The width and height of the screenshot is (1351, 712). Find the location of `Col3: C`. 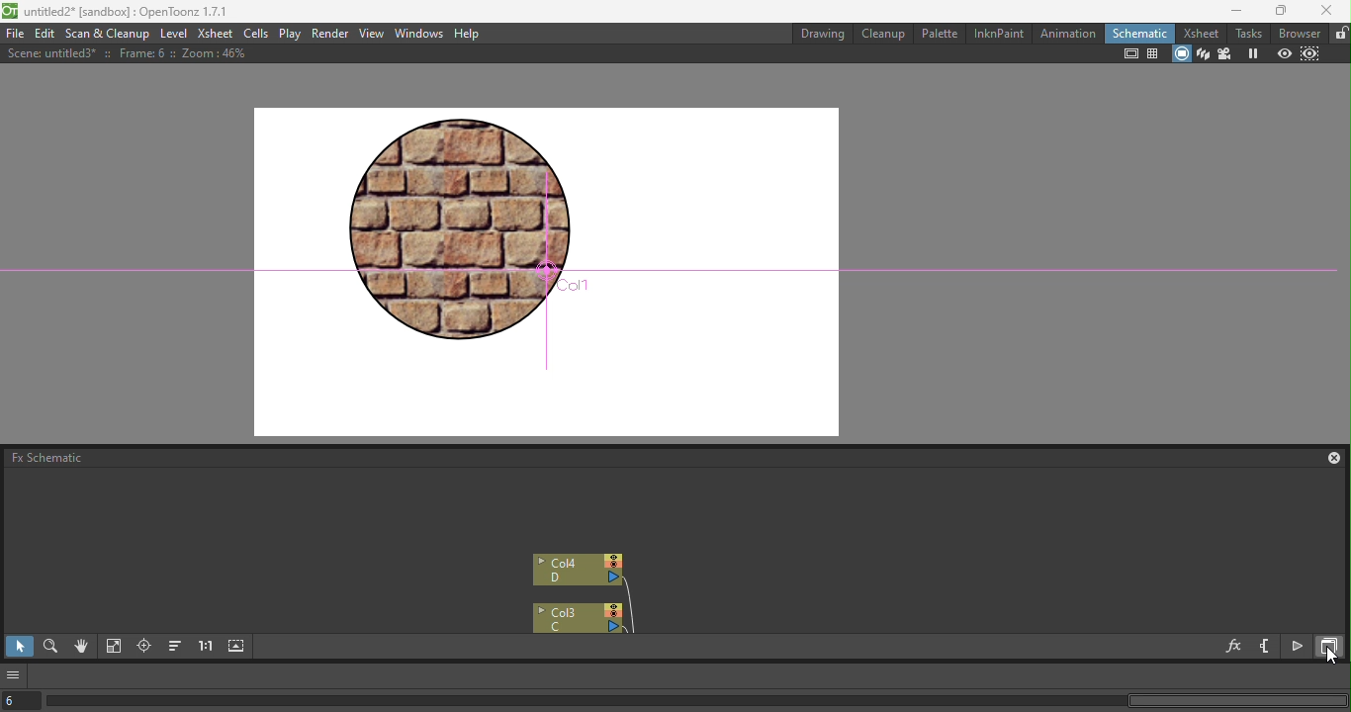

Col3: C is located at coordinates (576, 618).